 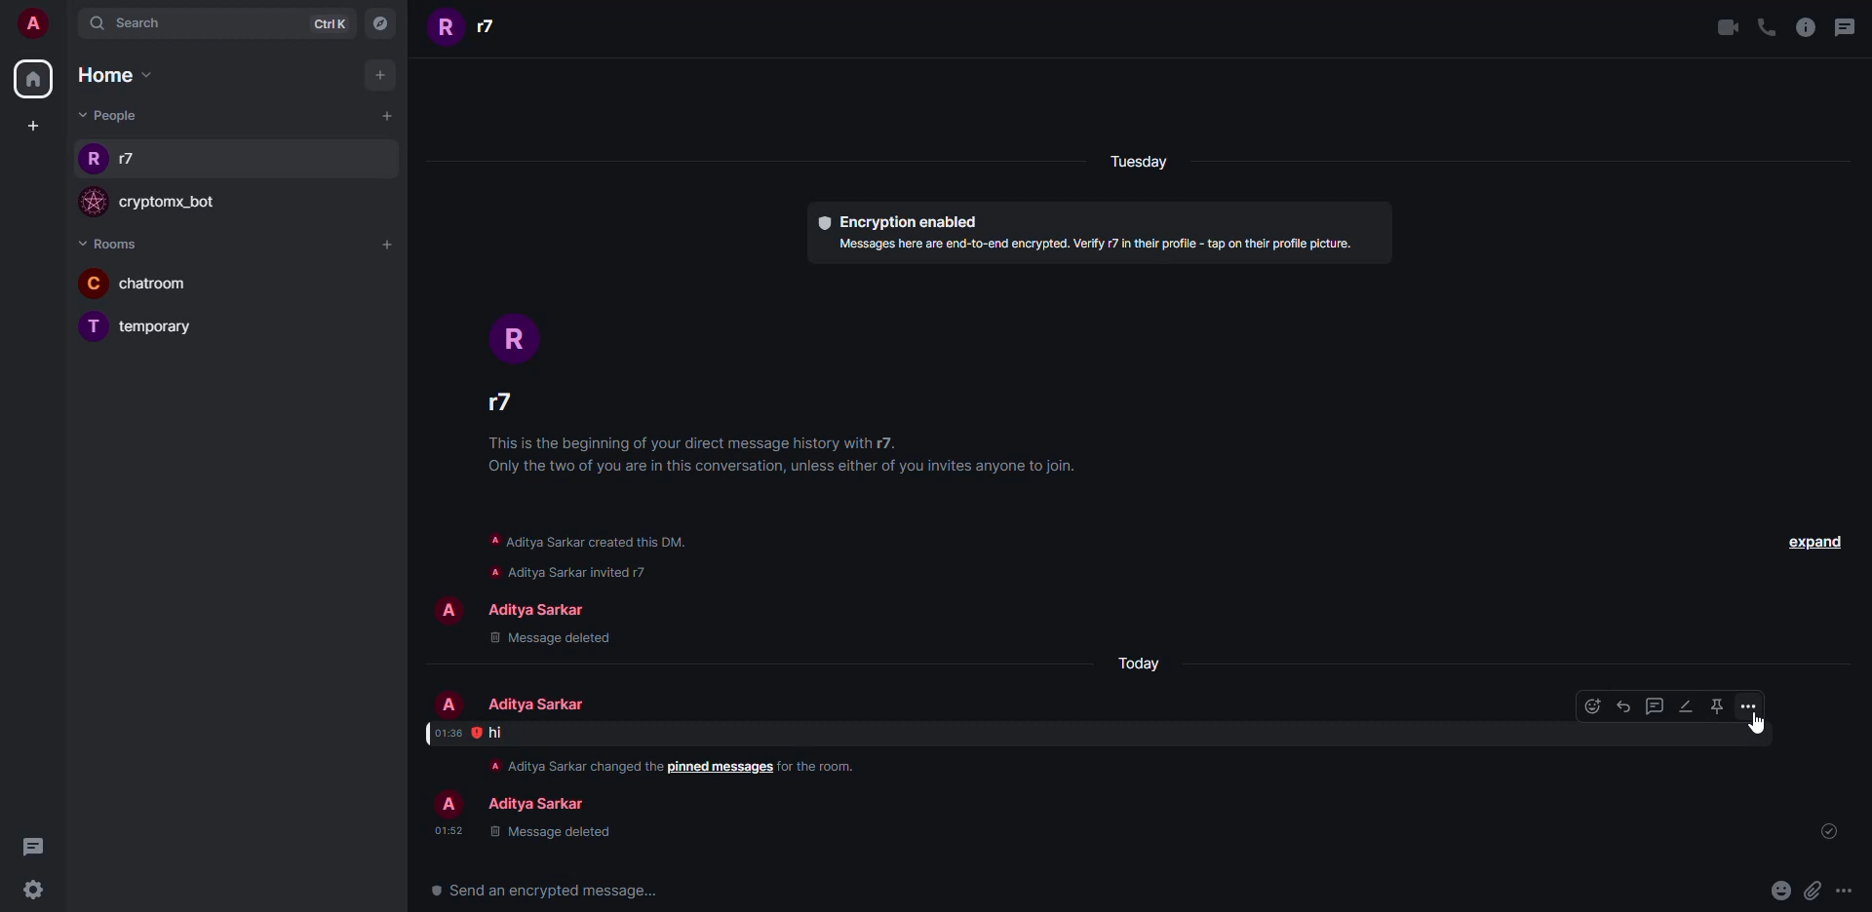 I want to click on more, so click(x=1844, y=892).